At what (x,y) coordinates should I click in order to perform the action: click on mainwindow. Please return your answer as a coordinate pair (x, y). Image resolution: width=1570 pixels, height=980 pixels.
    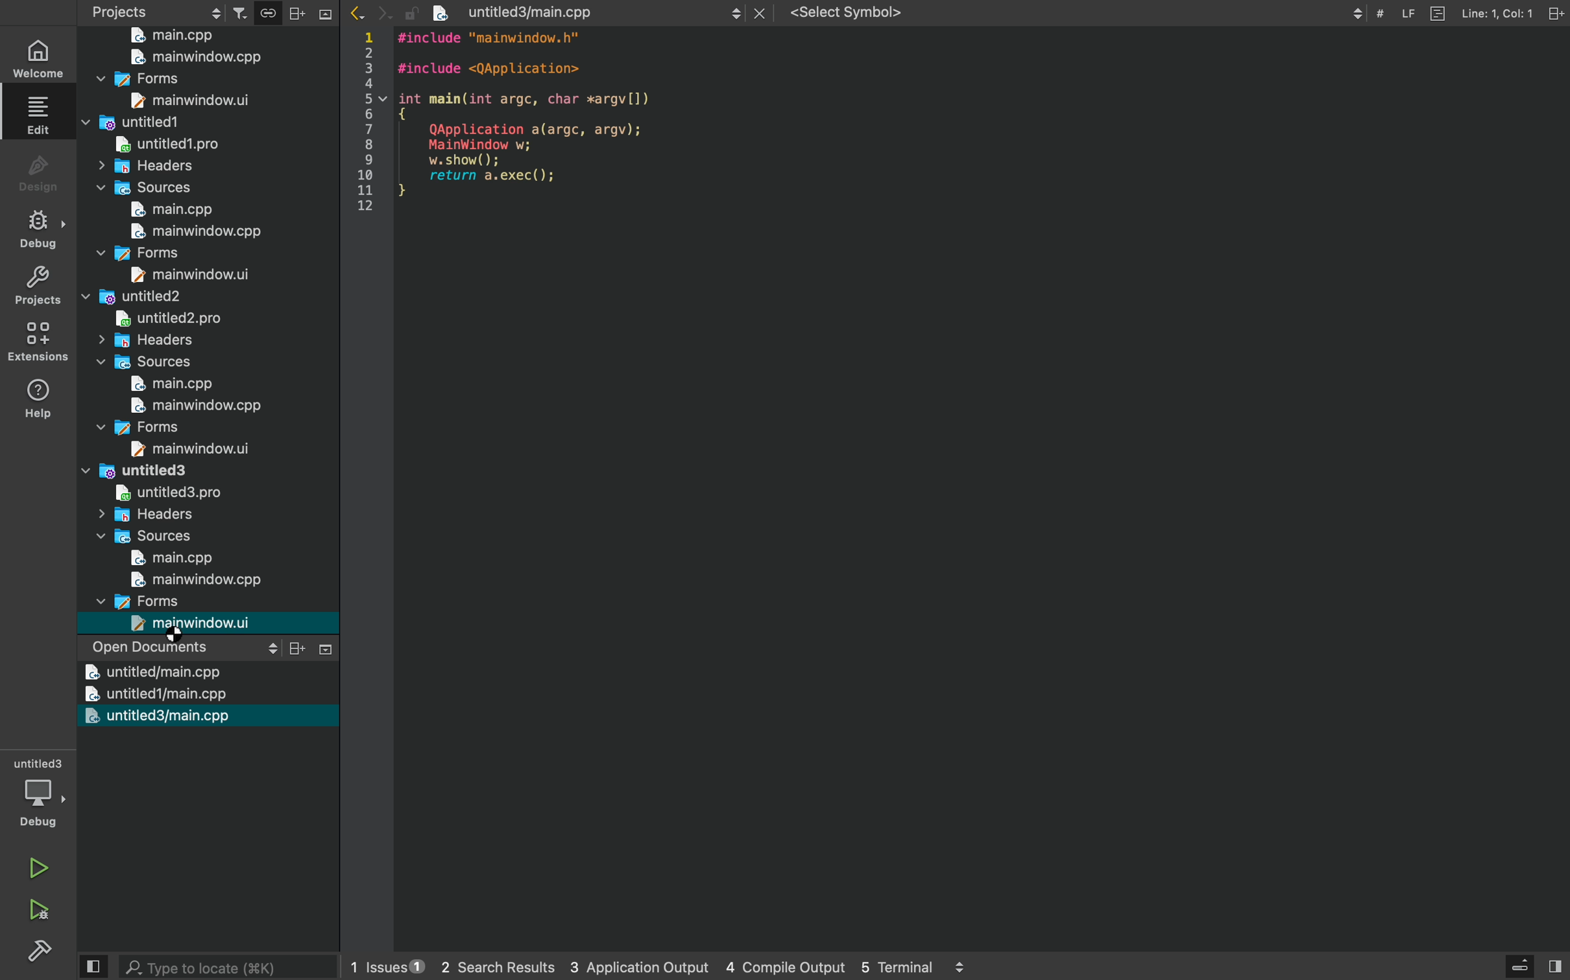
    Looking at the image, I should click on (178, 80).